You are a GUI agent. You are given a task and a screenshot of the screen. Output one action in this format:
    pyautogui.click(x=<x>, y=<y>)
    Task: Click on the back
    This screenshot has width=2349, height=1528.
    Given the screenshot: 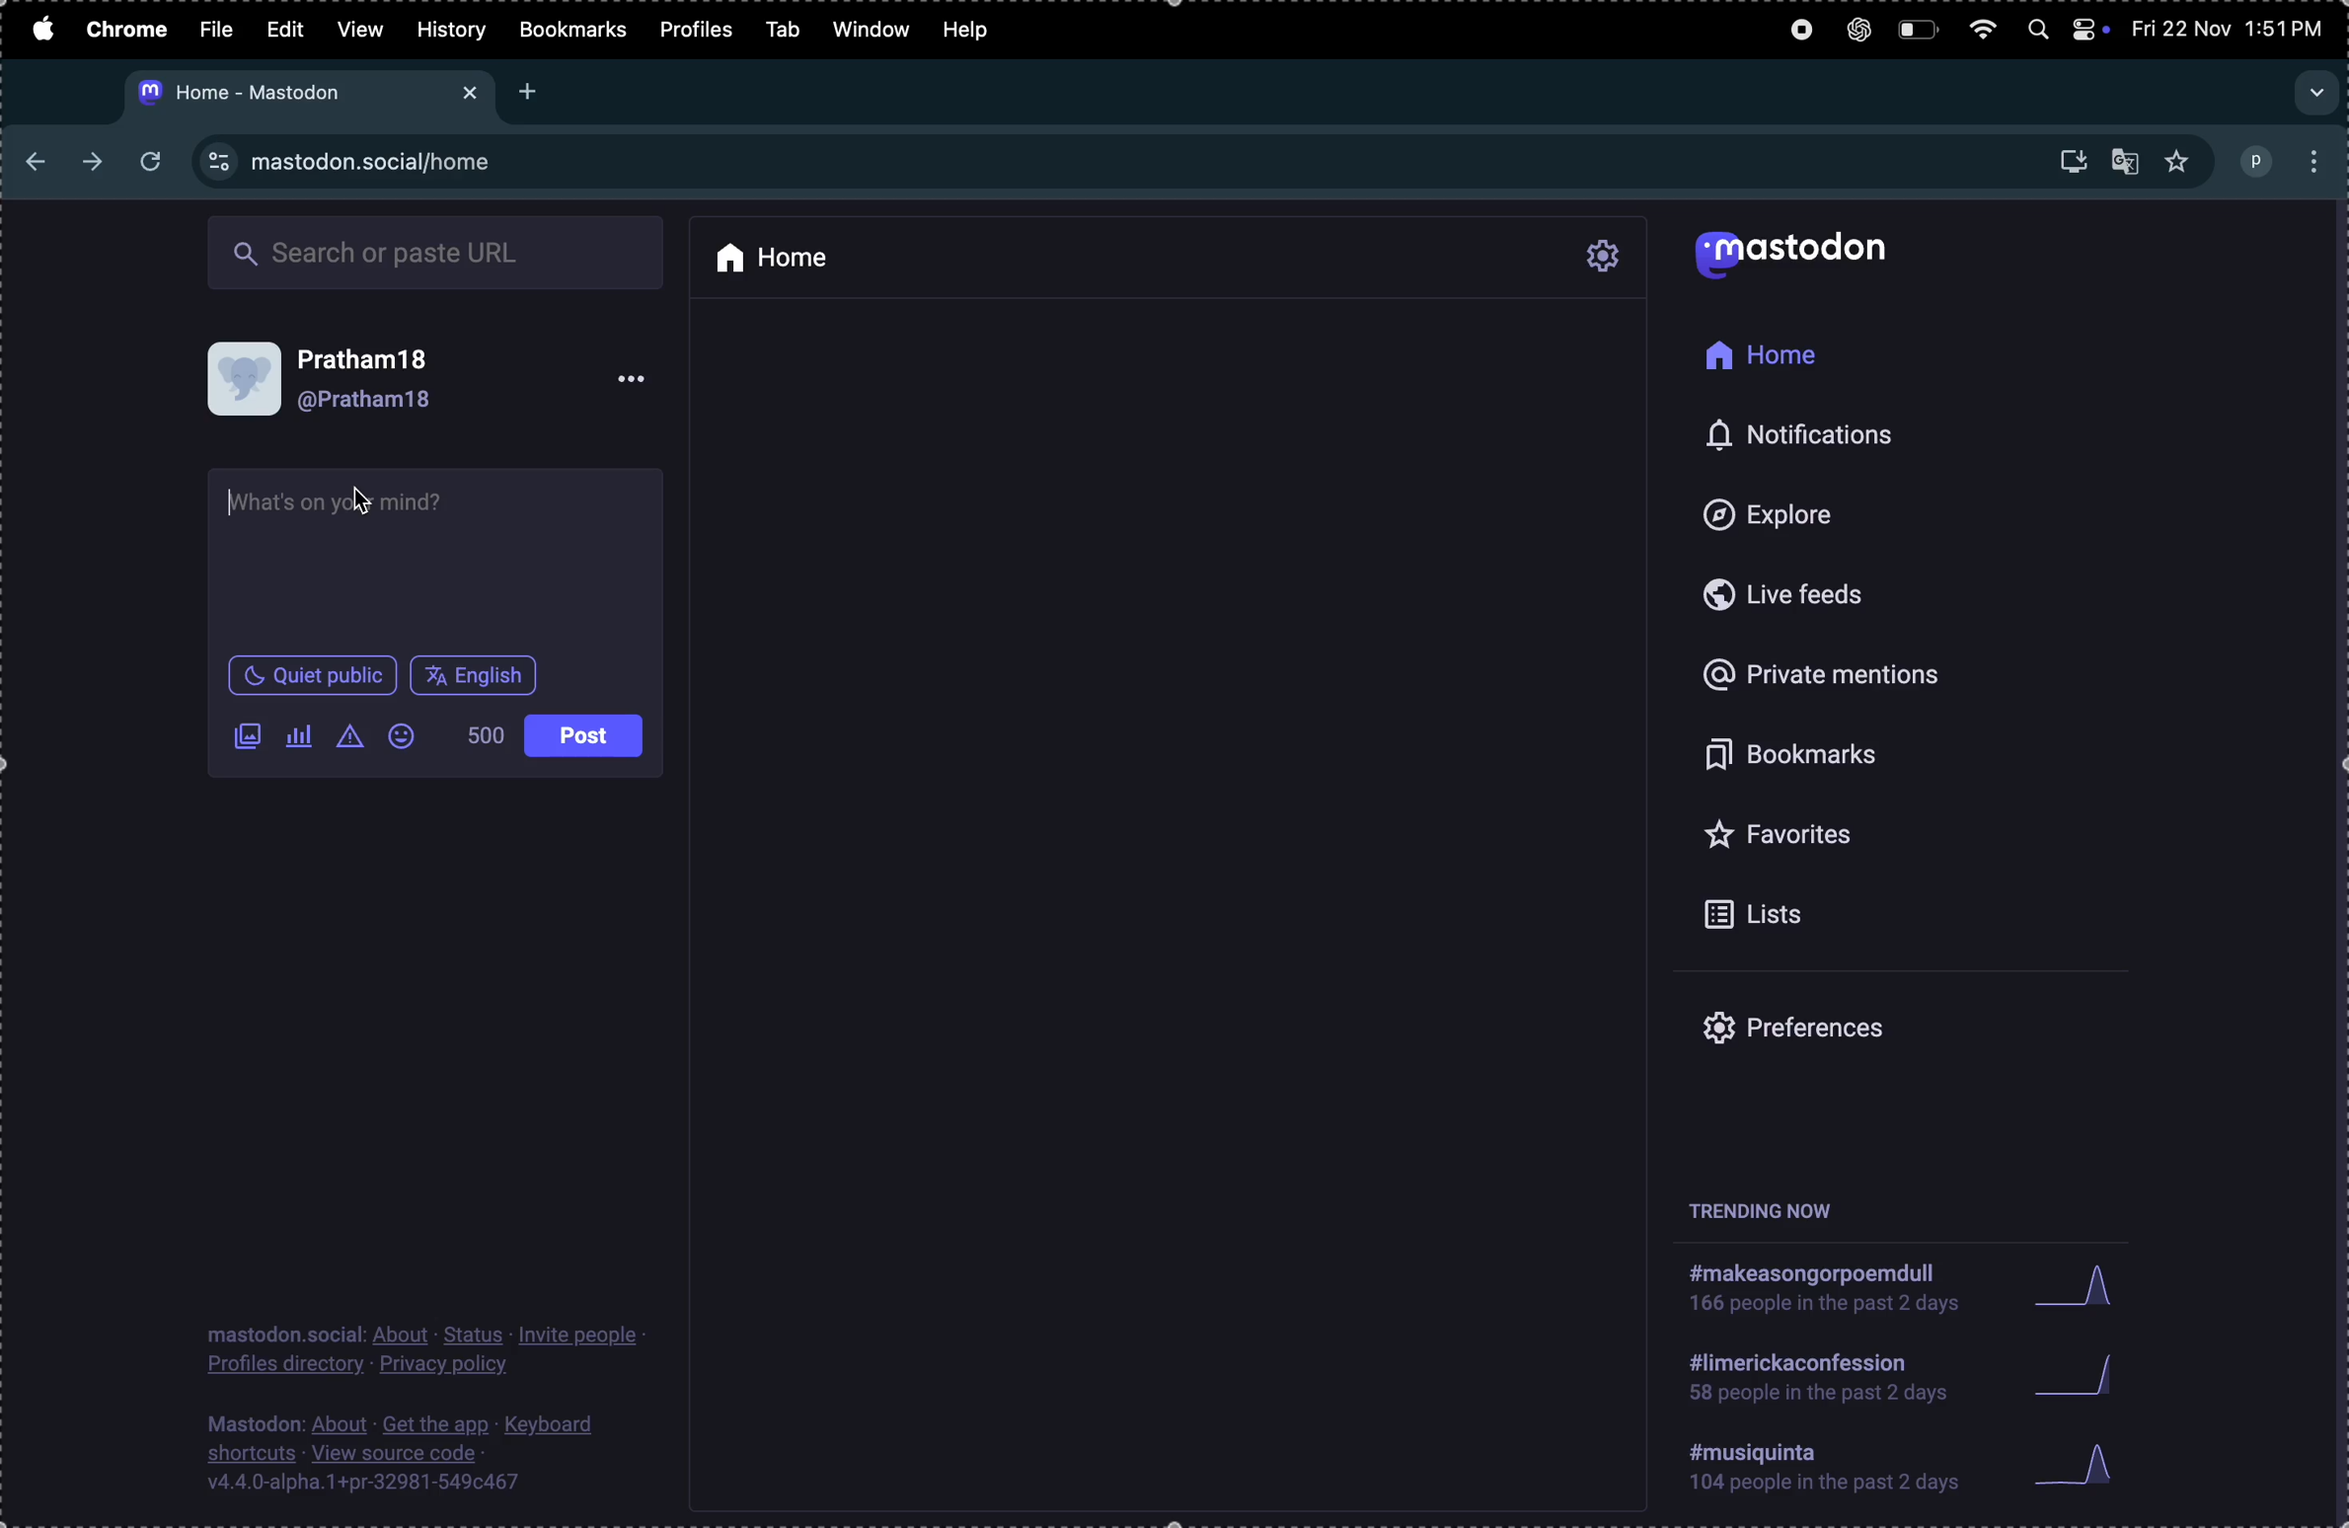 What is the action you would take?
    pyautogui.click(x=39, y=161)
    